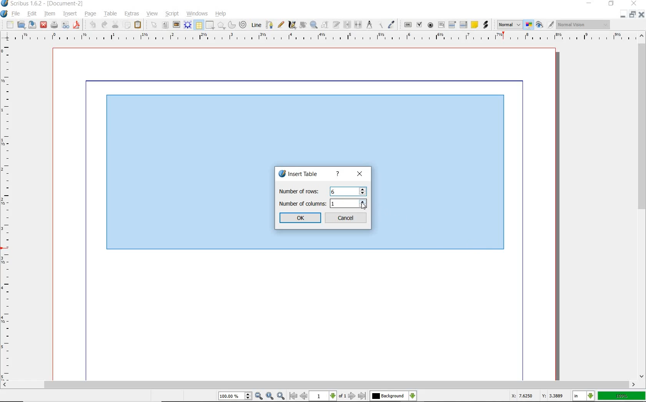  Describe the element at coordinates (475, 24) in the screenshot. I see `text annotation` at that location.